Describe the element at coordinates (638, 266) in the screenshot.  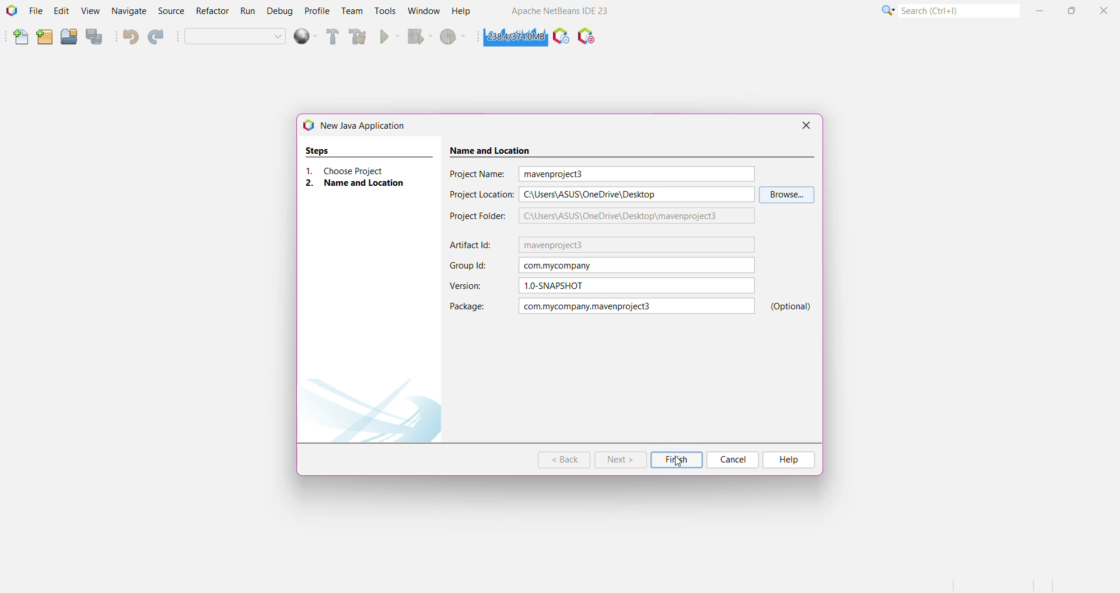
I see `Group Id` at that location.